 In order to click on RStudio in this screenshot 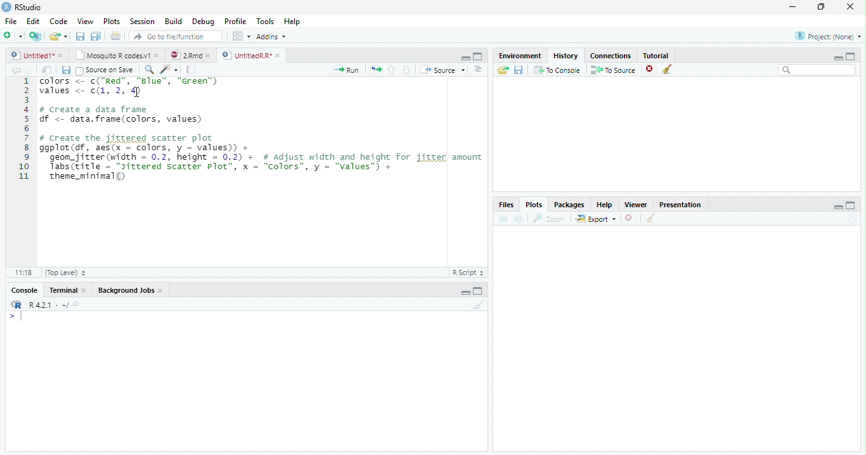, I will do `click(22, 8)`.